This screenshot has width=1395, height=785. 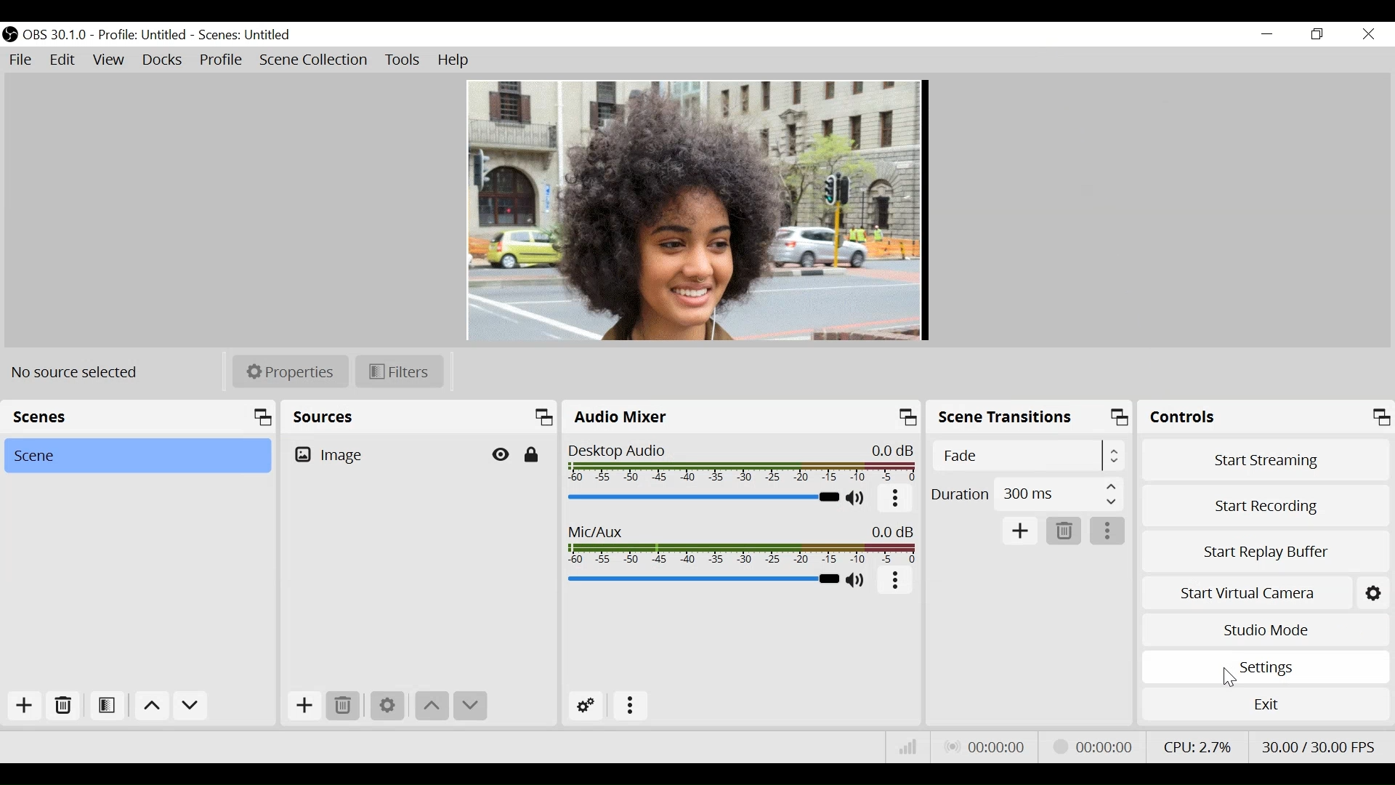 What do you see at coordinates (137, 456) in the screenshot?
I see `Scene` at bounding box center [137, 456].